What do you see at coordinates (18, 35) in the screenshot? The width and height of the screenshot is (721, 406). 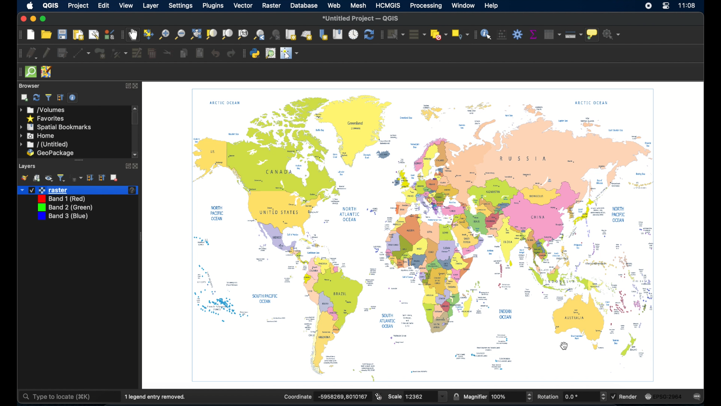 I see `project toolbar` at bounding box center [18, 35].